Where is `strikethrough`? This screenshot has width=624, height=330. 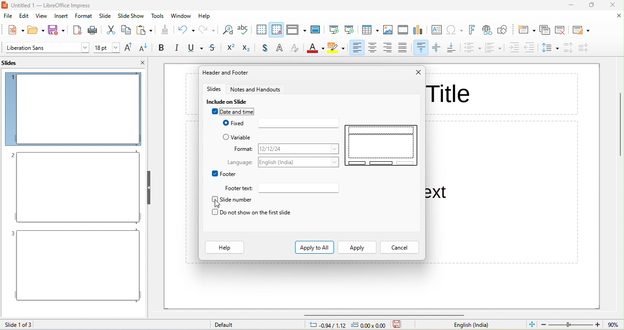
strikethrough is located at coordinates (213, 48).